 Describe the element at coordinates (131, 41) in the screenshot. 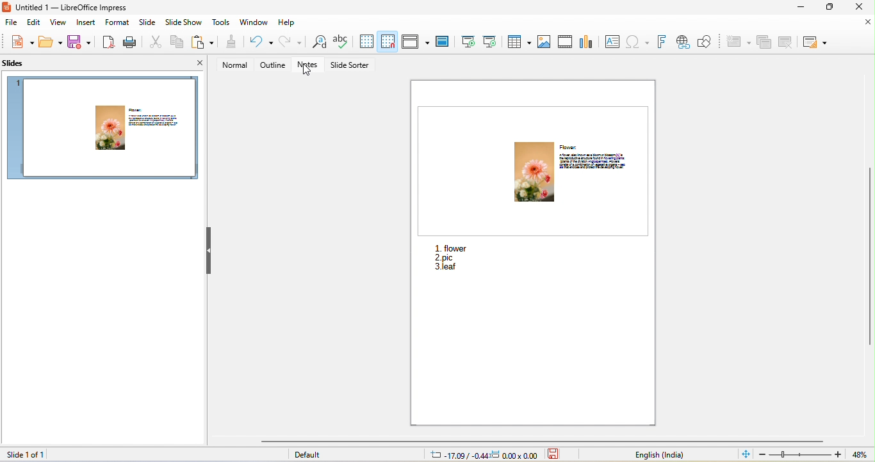

I see `print` at that location.